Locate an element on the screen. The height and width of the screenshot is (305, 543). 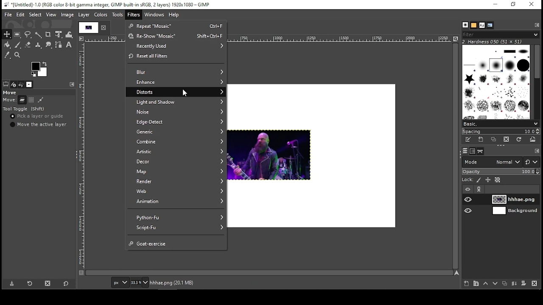
add a mask is located at coordinates (524, 285).